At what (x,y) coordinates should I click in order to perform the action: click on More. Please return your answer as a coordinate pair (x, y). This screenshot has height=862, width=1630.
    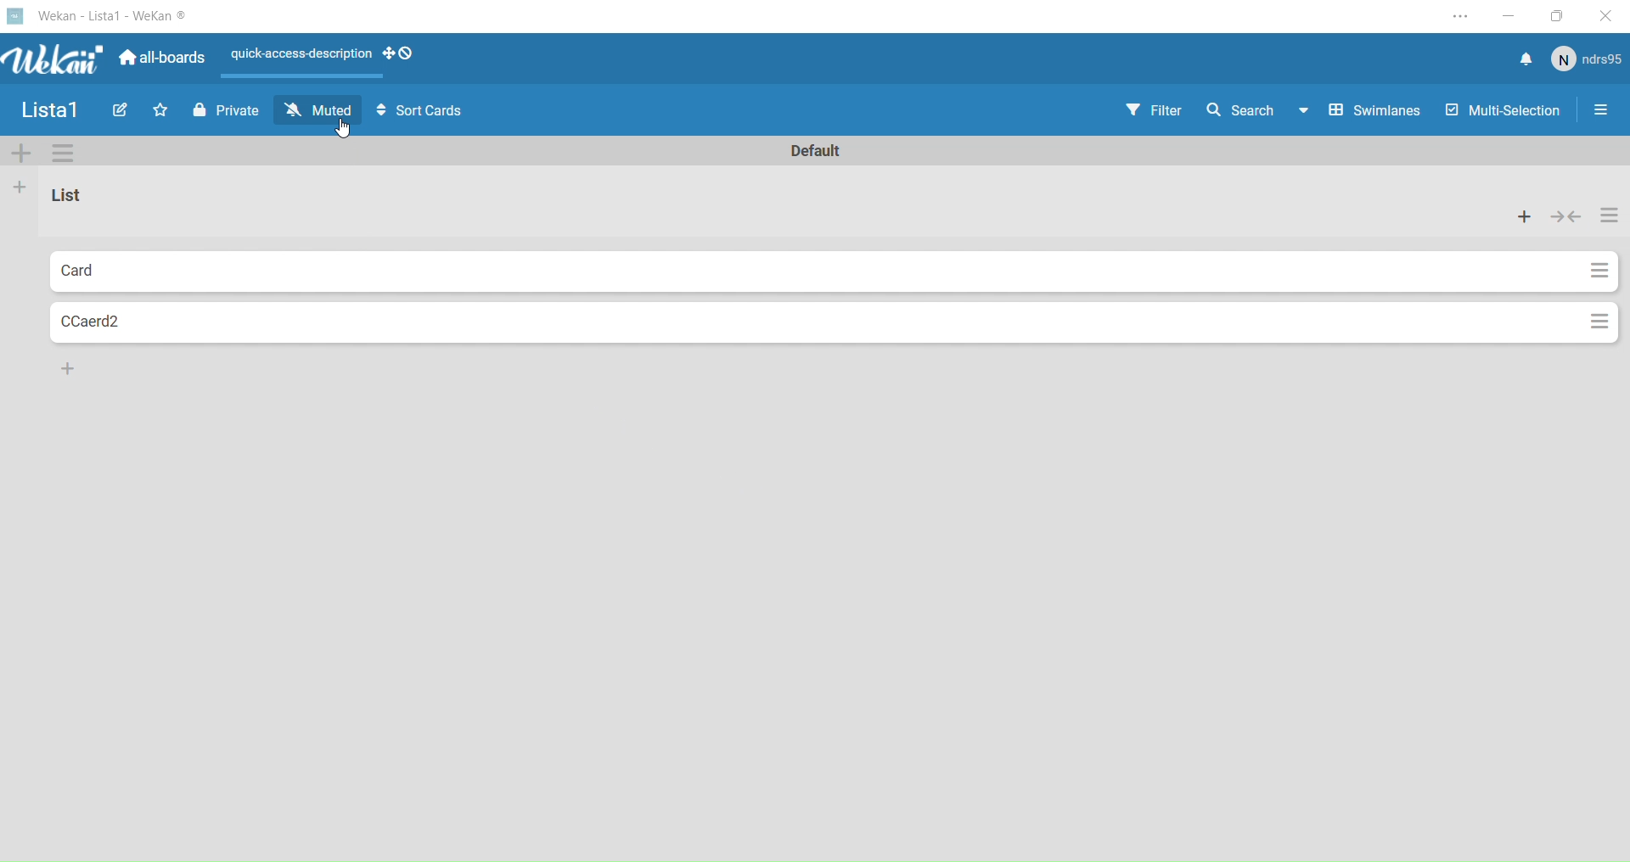
    Looking at the image, I should click on (21, 153).